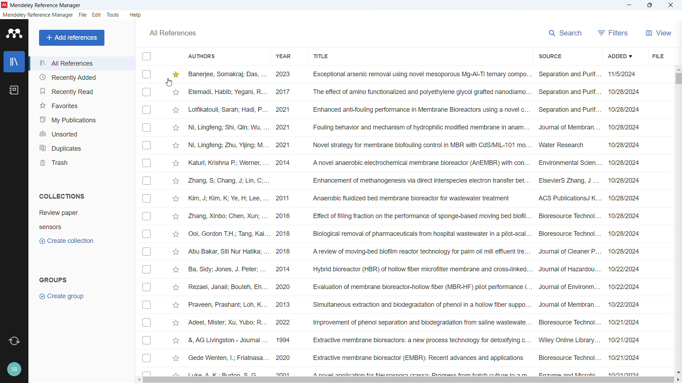 Image resolution: width=682 pixels, height=383 pixels. I want to click on , so click(228, 222).